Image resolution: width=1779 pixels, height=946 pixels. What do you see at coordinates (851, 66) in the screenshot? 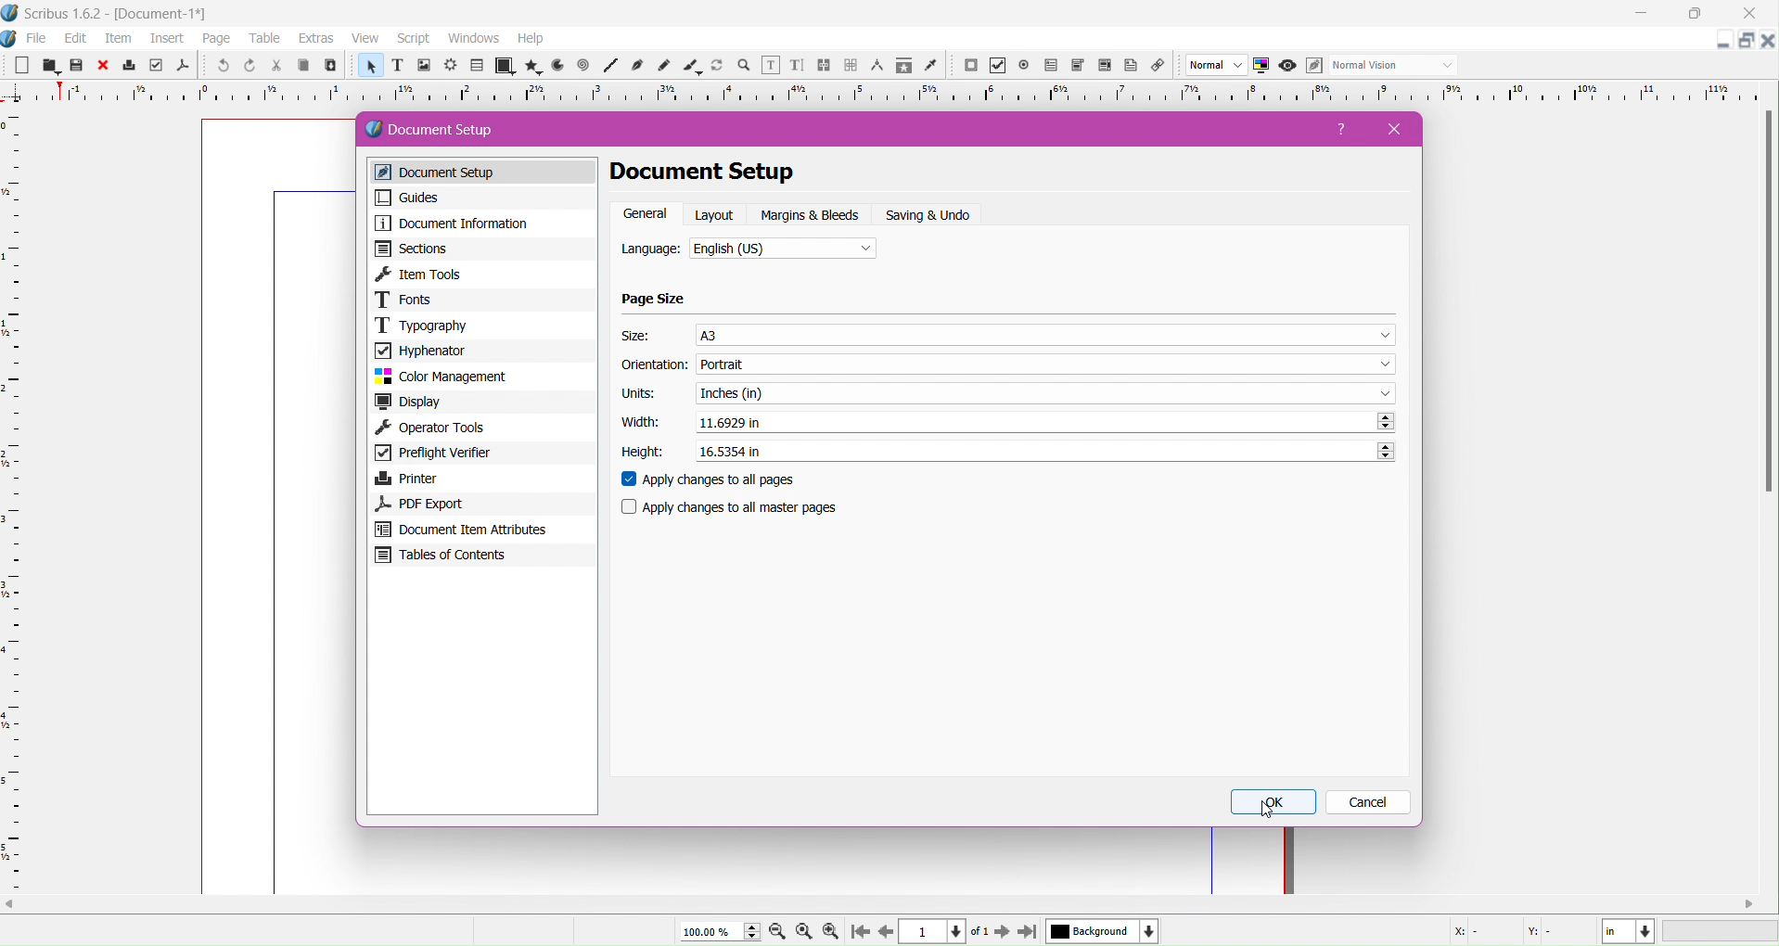
I see `unlink text frames` at bounding box center [851, 66].